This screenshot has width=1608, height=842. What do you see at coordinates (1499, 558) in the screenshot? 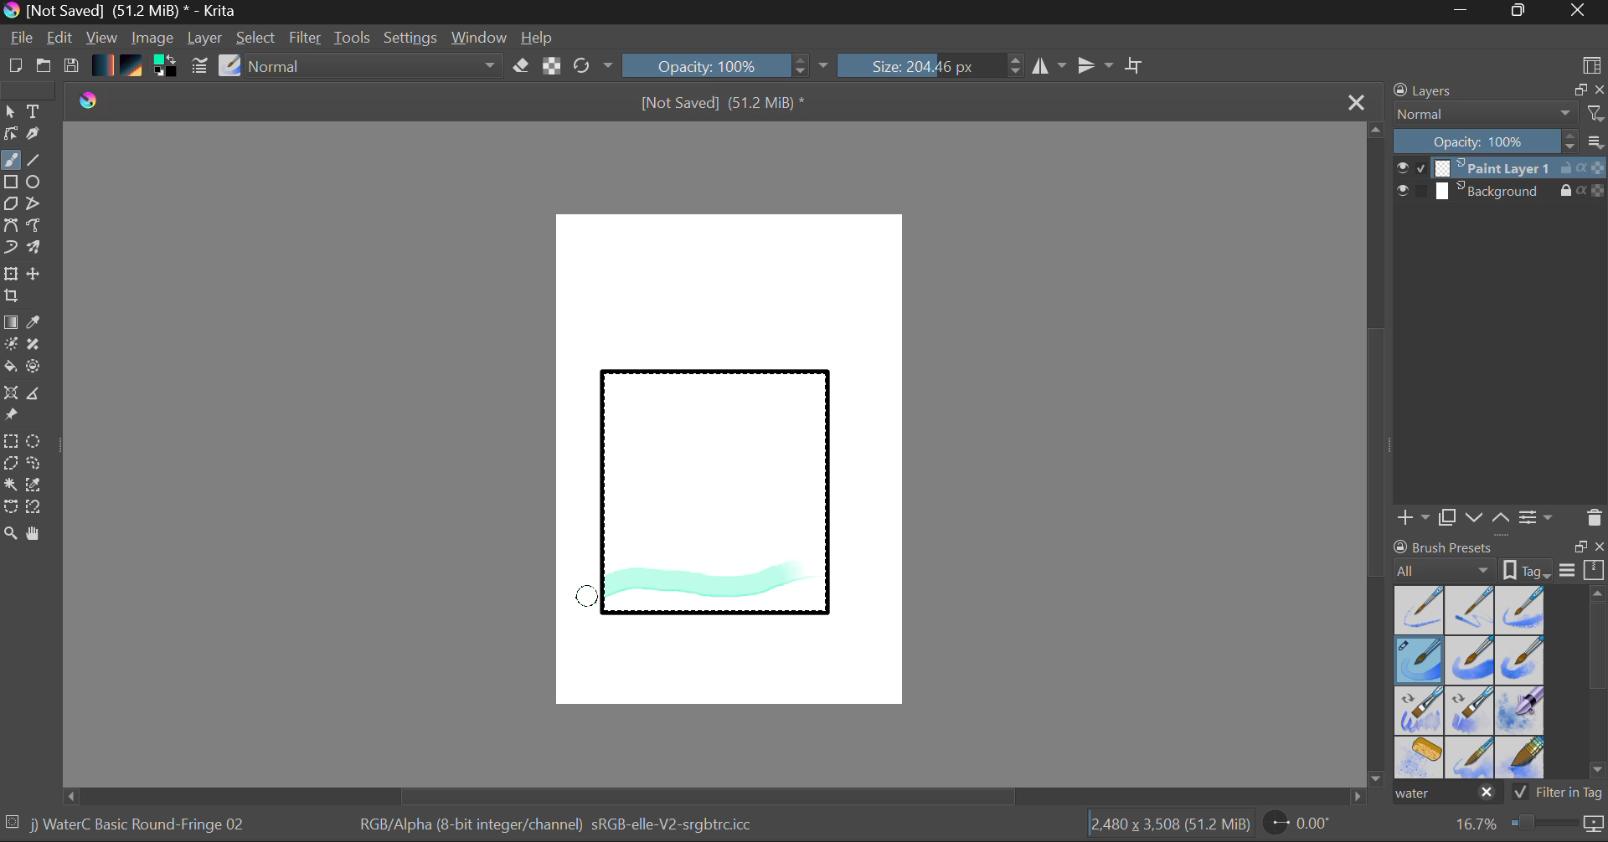
I see `Brush presets docket` at bounding box center [1499, 558].